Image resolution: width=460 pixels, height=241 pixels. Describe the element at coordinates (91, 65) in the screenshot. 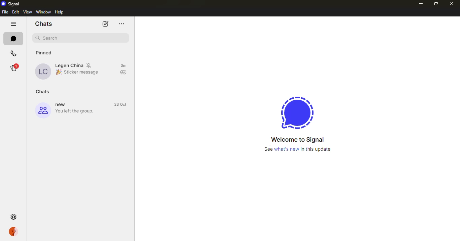

I see `mute notifications` at that location.